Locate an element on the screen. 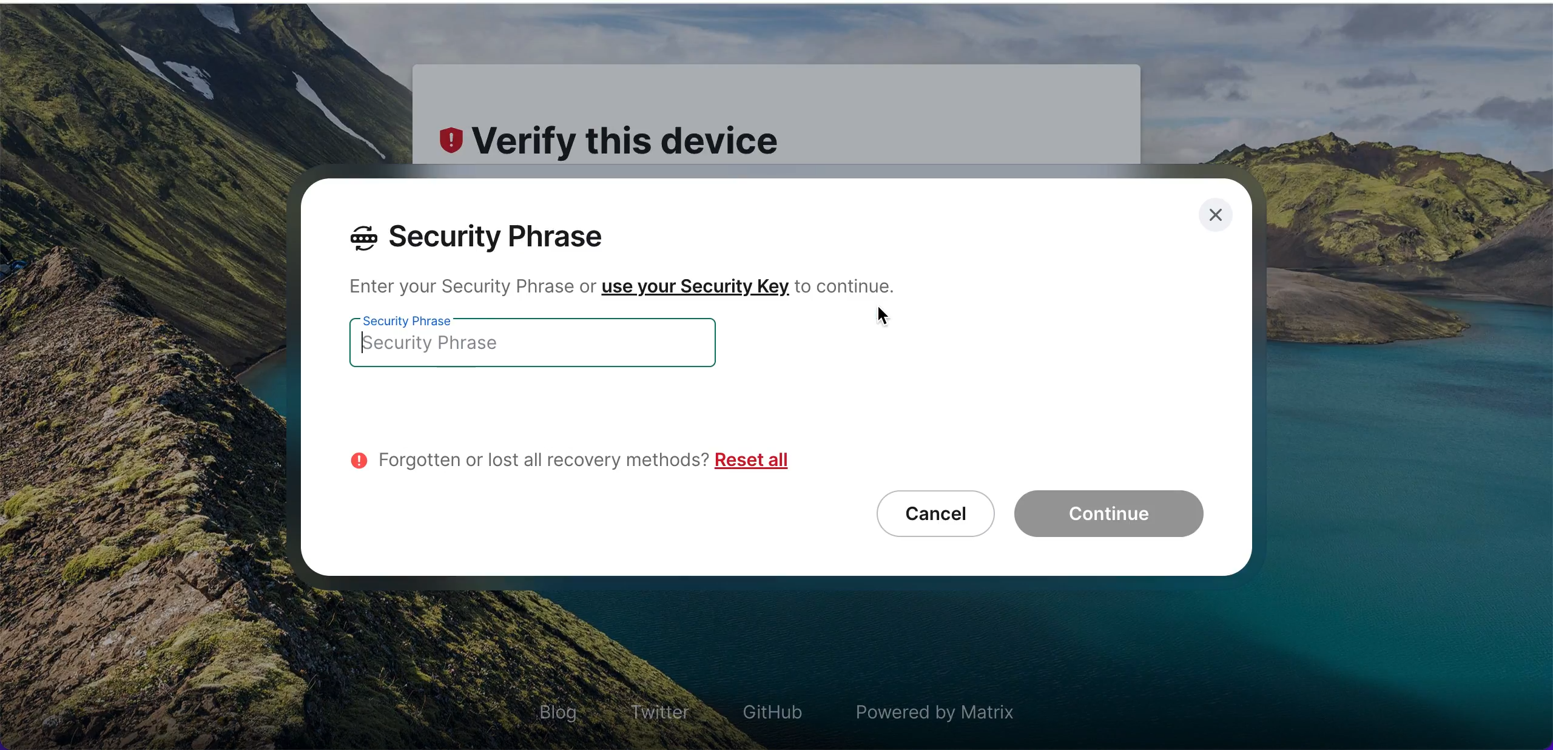 The width and height of the screenshot is (1553, 750). blog is located at coordinates (554, 710).